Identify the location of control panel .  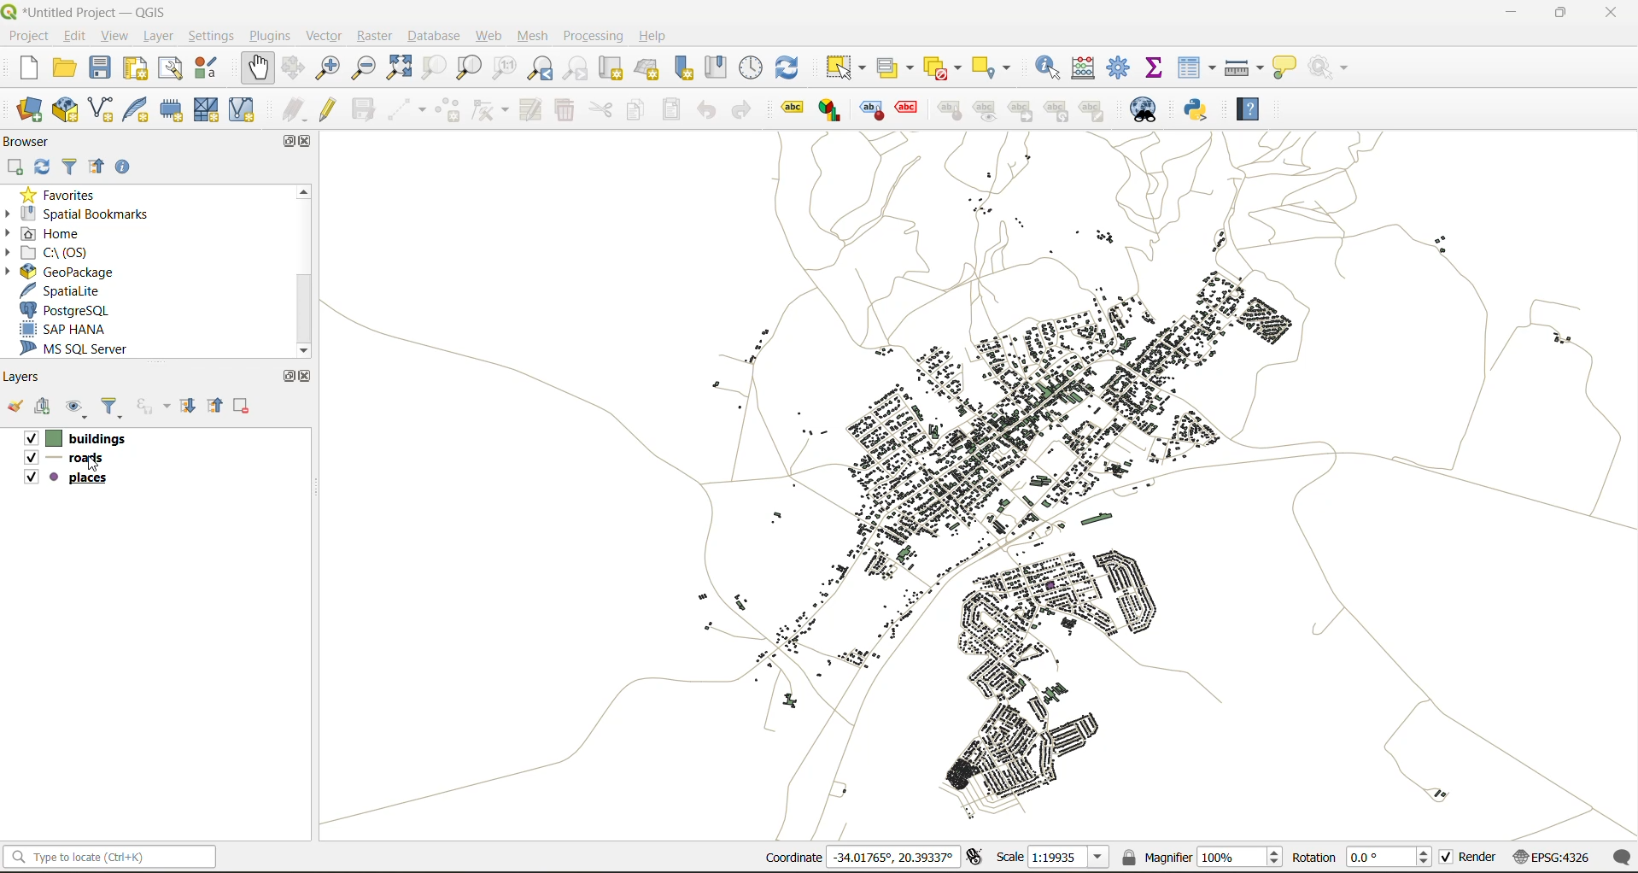
(753, 70).